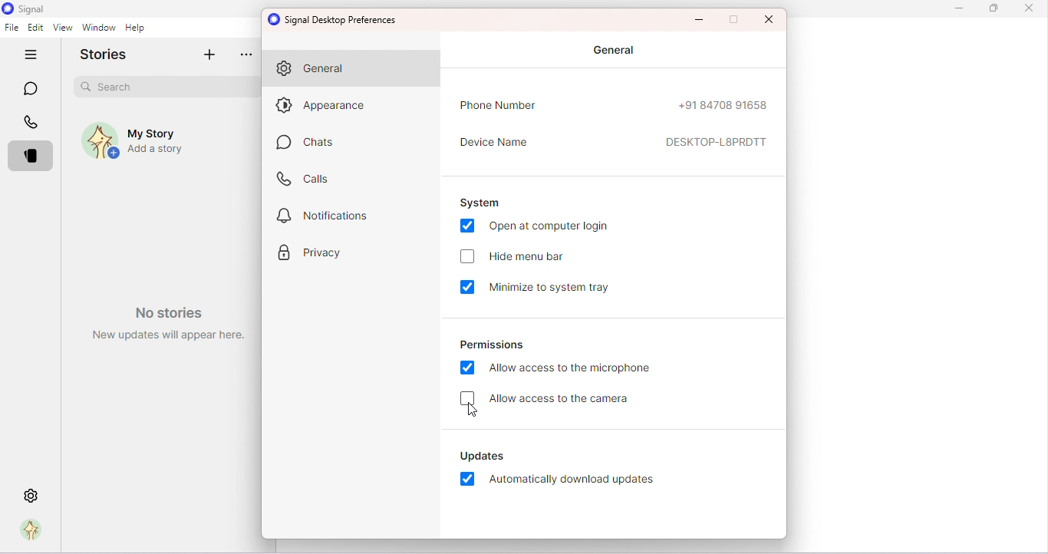 The height and width of the screenshot is (554, 1048). I want to click on Signal desktop preferences, so click(335, 18).